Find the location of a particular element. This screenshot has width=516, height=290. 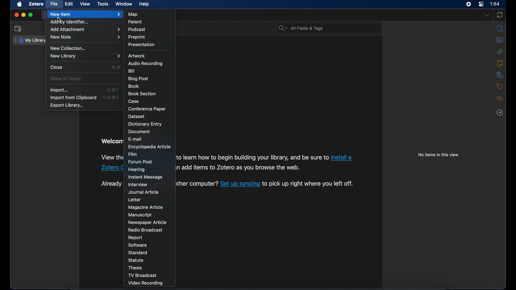

import is located at coordinates (60, 90).